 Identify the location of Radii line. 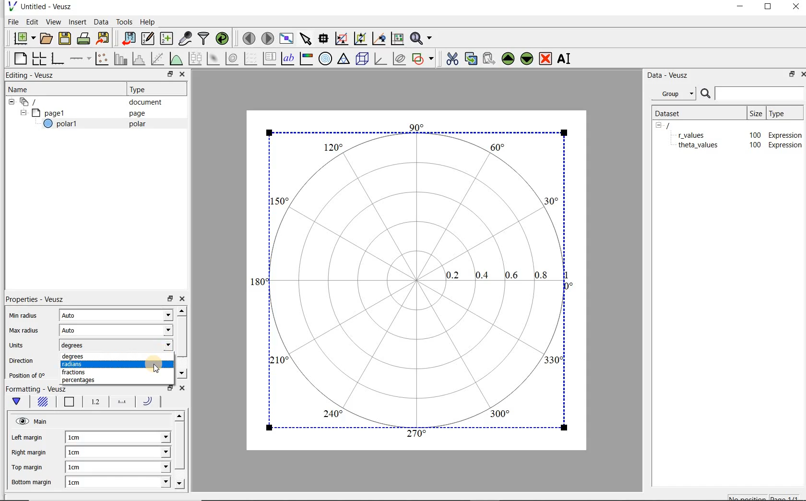
(151, 402).